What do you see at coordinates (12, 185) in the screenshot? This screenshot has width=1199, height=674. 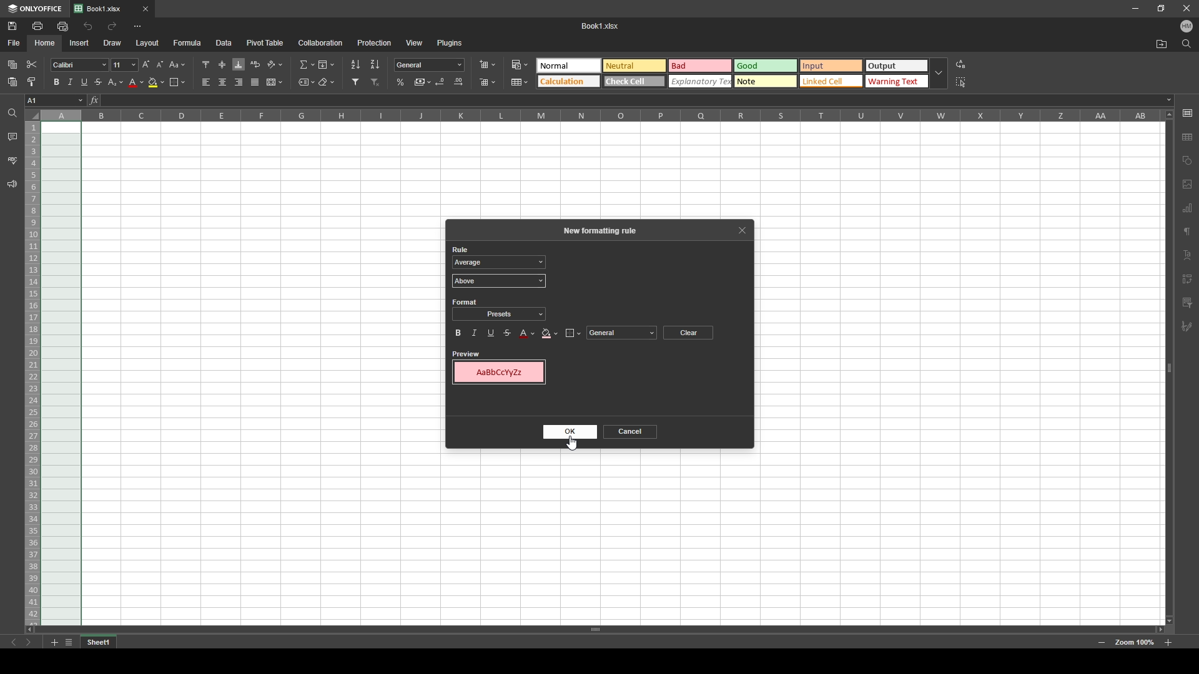 I see `support` at bounding box center [12, 185].